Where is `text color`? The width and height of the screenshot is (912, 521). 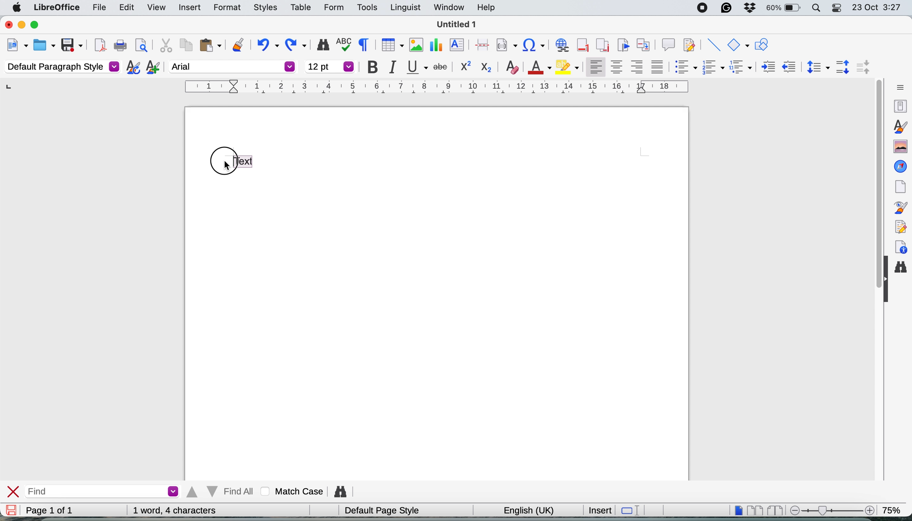 text color is located at coordinates (539, 67).